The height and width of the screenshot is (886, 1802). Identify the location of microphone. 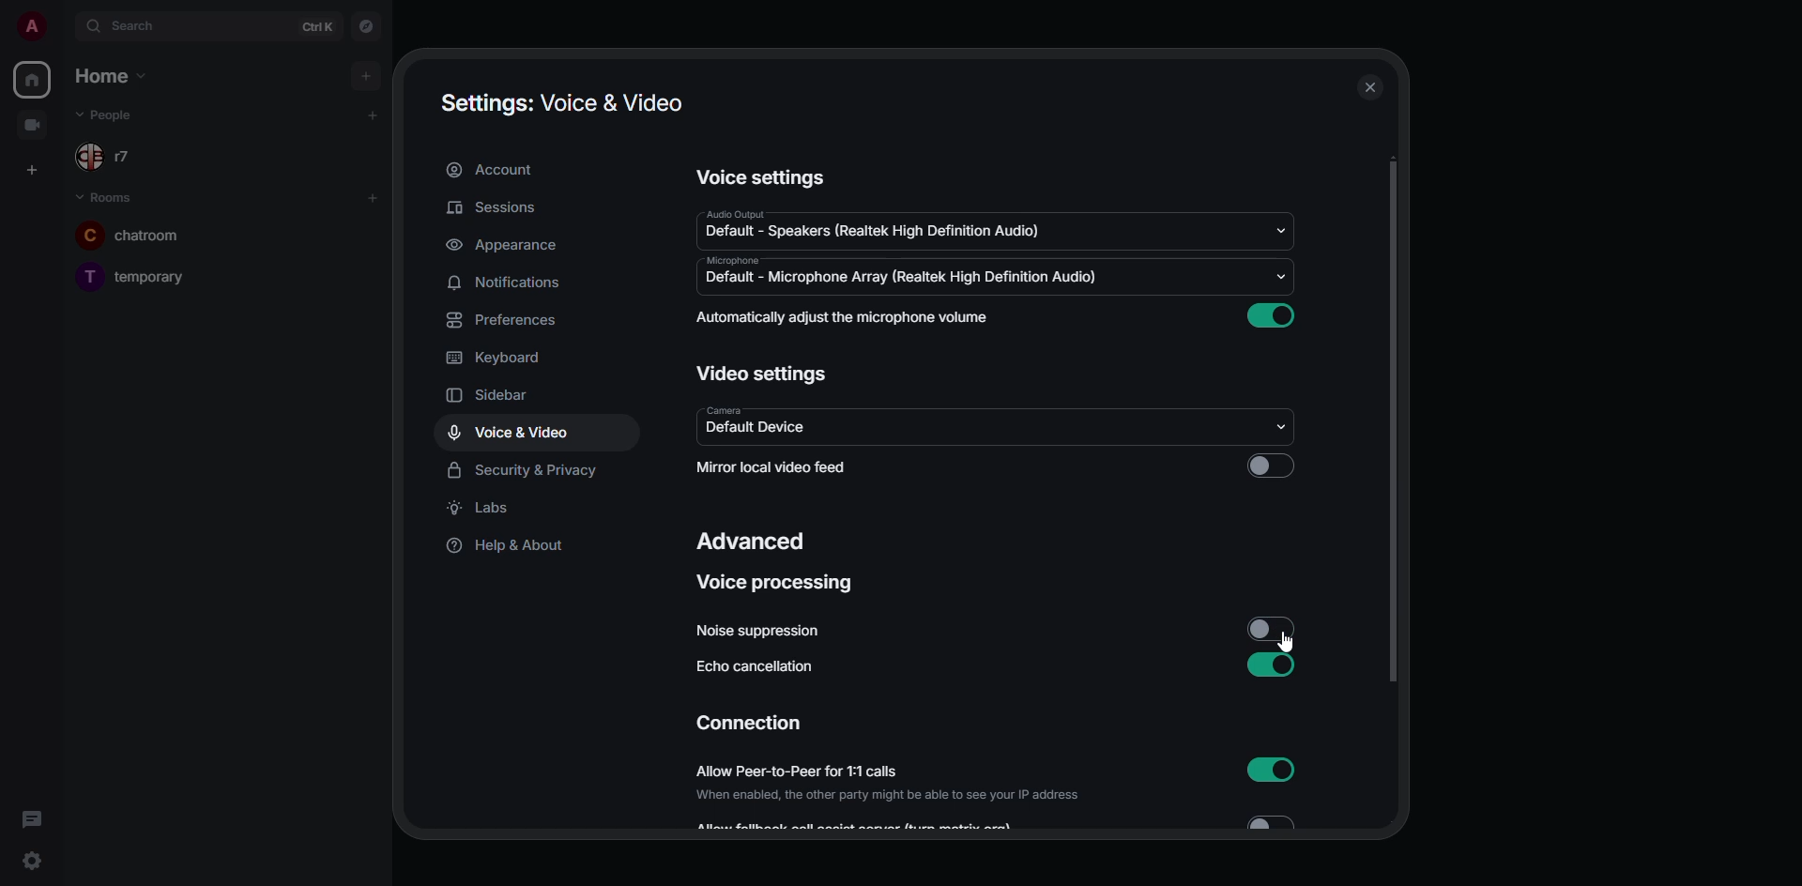
(736, 260).